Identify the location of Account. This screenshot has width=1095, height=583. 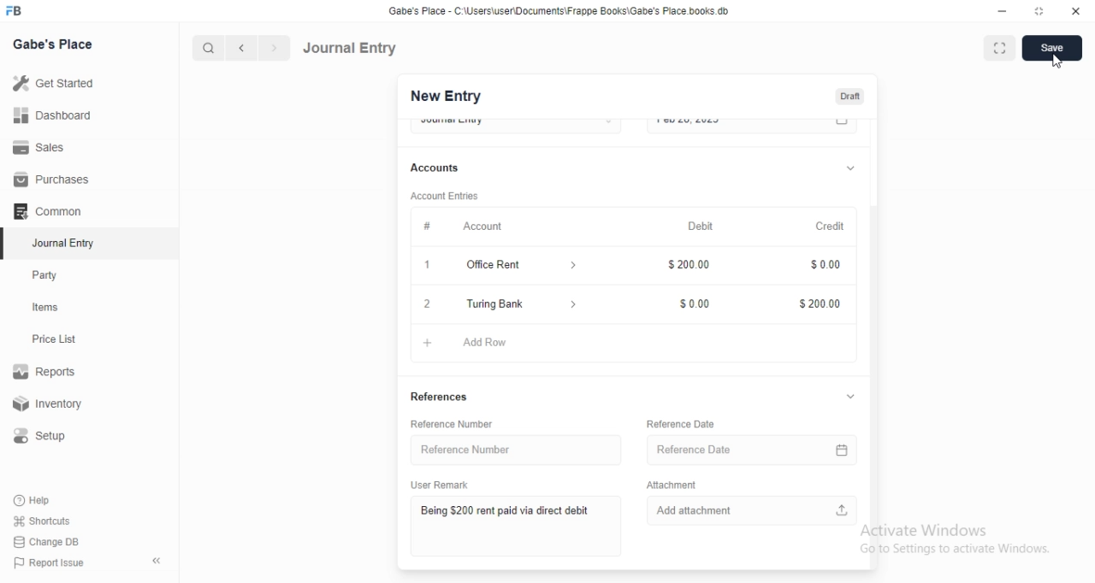
(484, 225).